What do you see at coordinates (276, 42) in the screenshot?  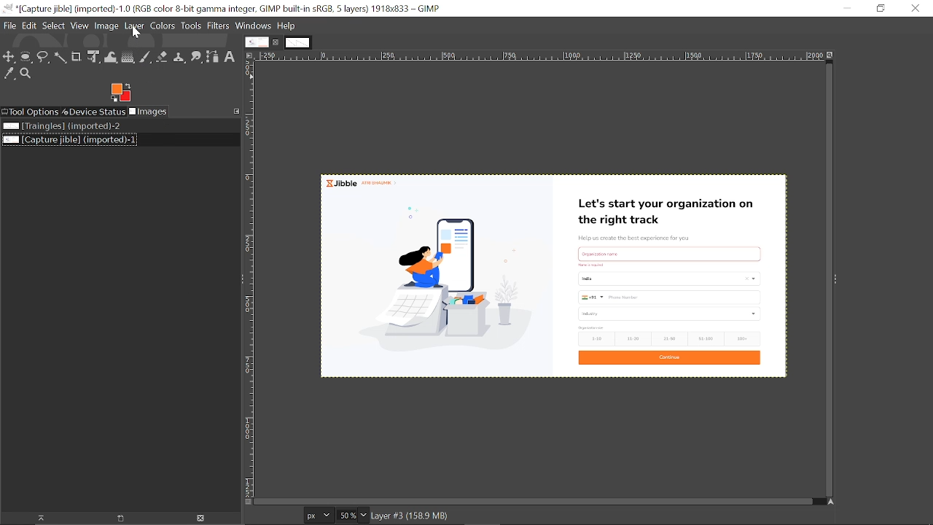 I see `Close current tab` at bounding box center [276, 42].